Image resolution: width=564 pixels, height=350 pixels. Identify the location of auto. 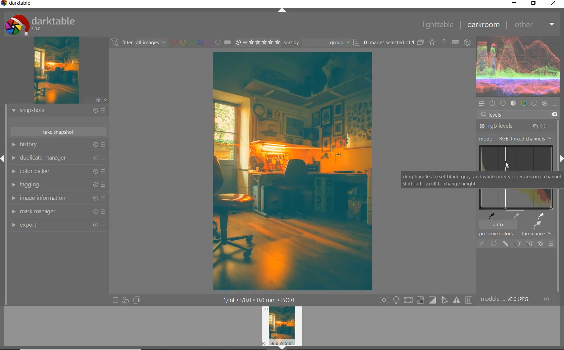
(497, 225).